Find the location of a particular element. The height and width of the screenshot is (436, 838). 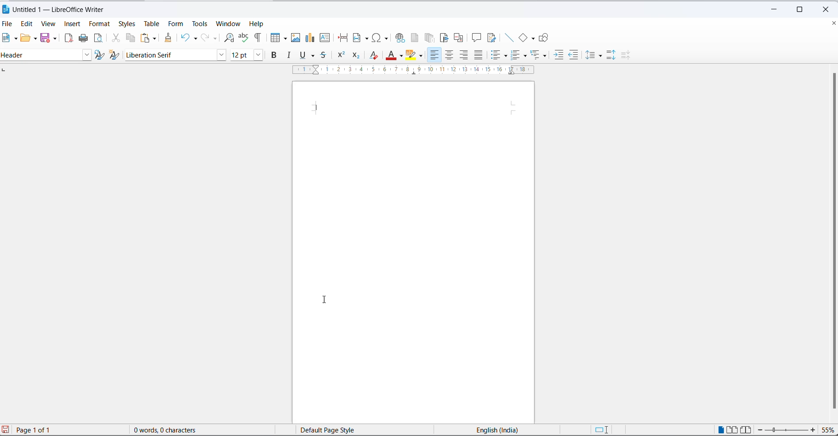

single page view is located at coordinates (721, 430).